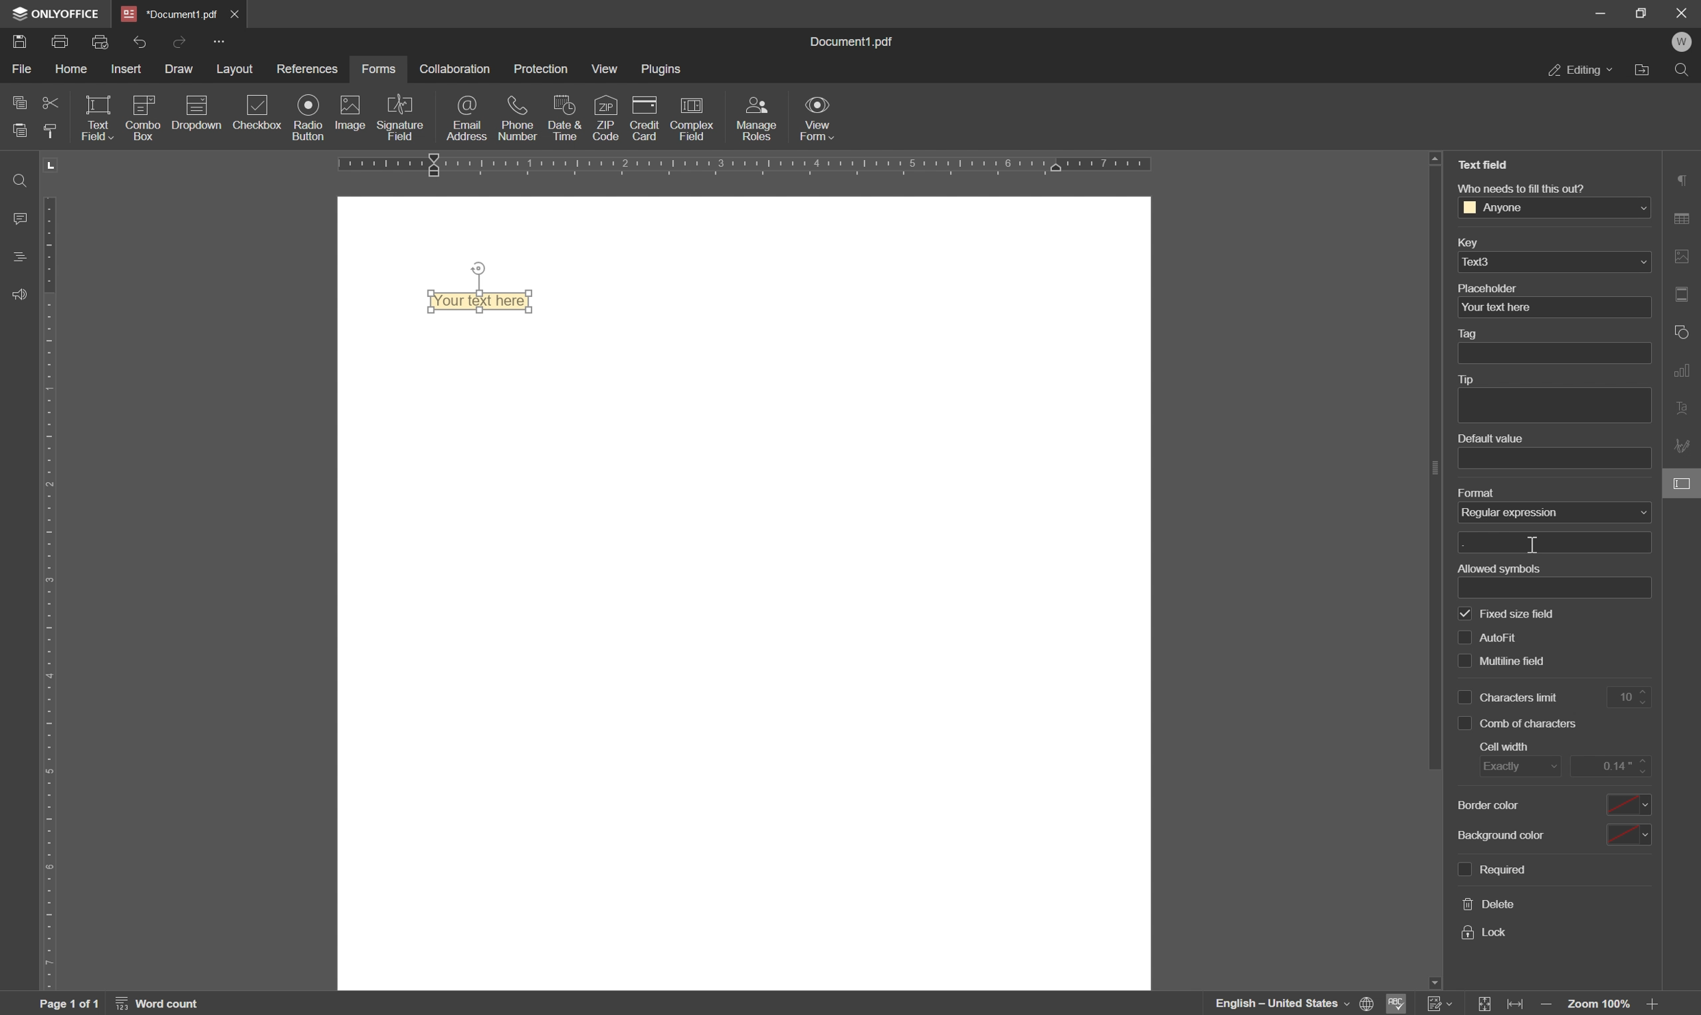 The image size is (1701, 1015). What do you see at coordinates (402, 118) in the screenshot?
I see `signature field` at bounding box center [402, 118].